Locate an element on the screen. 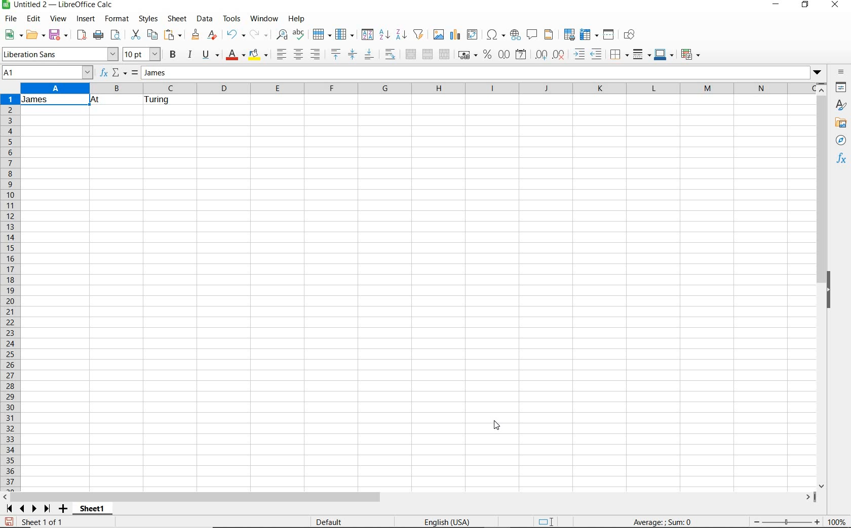  border color is located at coordinates (664, 54).